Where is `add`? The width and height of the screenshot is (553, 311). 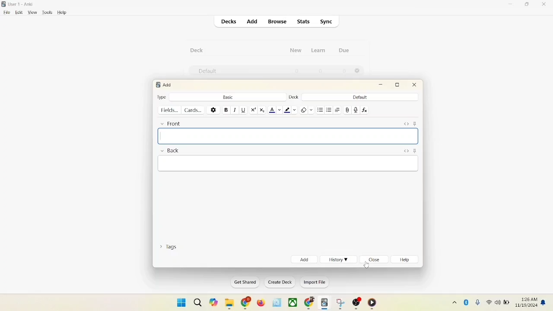
add is located at coordinates (168, 85).